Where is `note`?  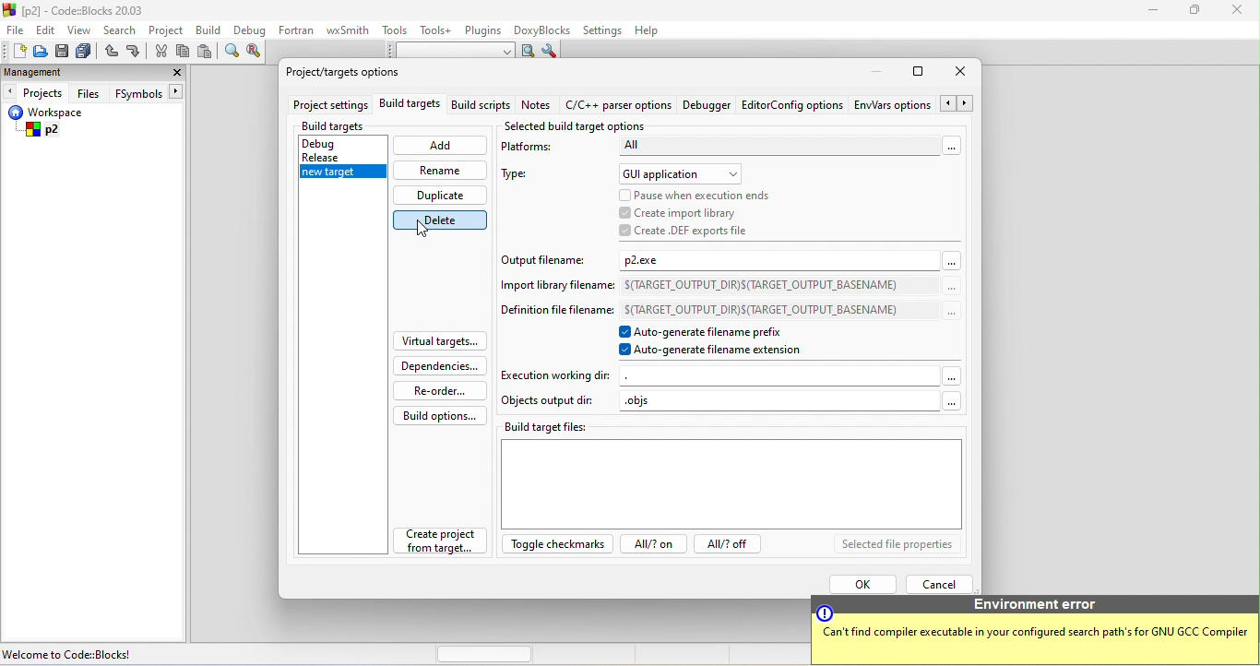 note is located at coordinates (538, 107).